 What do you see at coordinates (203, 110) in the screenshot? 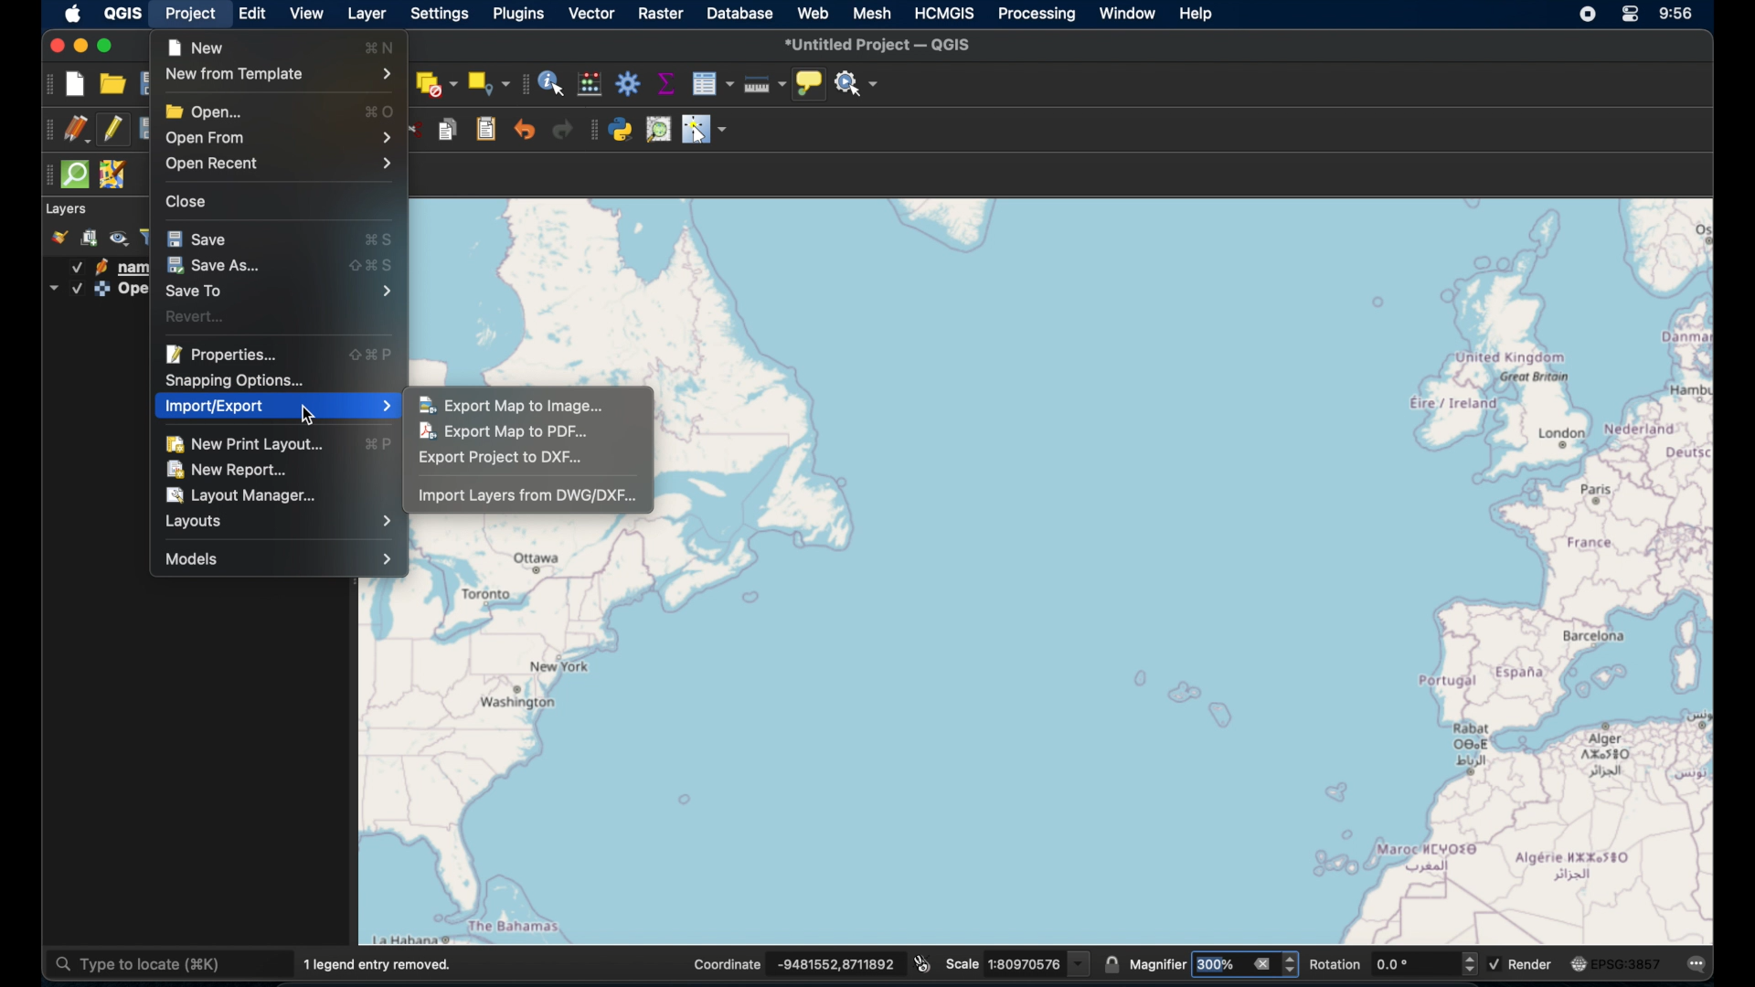
I see `open ` at bounding box center [203, 110].